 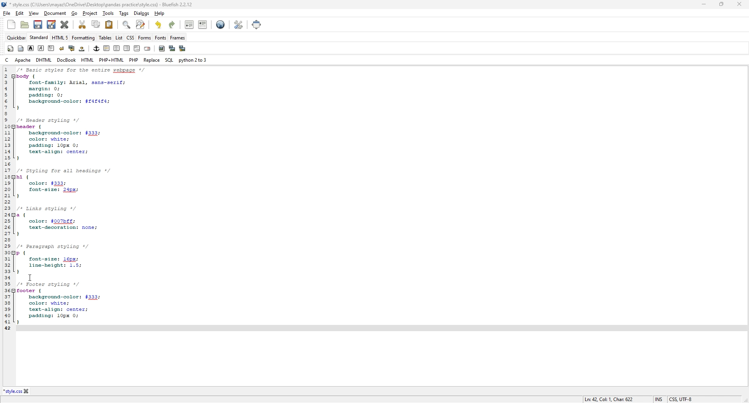 What do you see at coordinates (83, 38) in the screenshot?
I see `formatting` at bounding box center [83, 38].